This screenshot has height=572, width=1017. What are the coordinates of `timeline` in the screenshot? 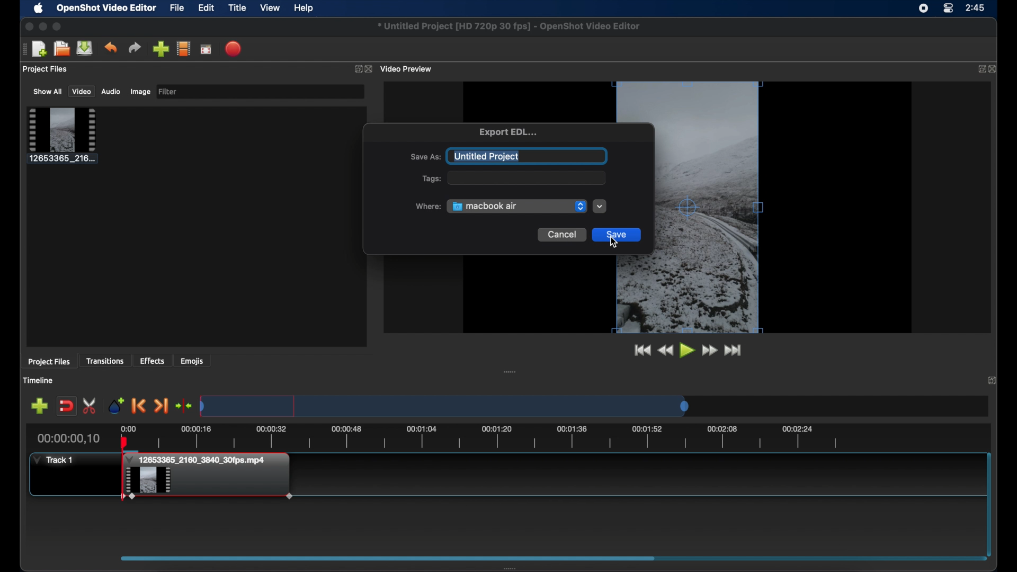 It's located at (481, 437).